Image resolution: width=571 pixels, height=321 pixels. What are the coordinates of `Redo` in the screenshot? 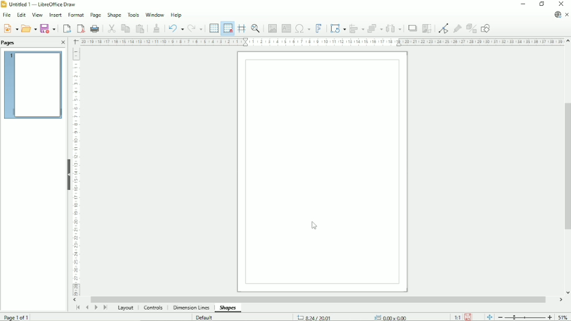 It's located at (196, 28).